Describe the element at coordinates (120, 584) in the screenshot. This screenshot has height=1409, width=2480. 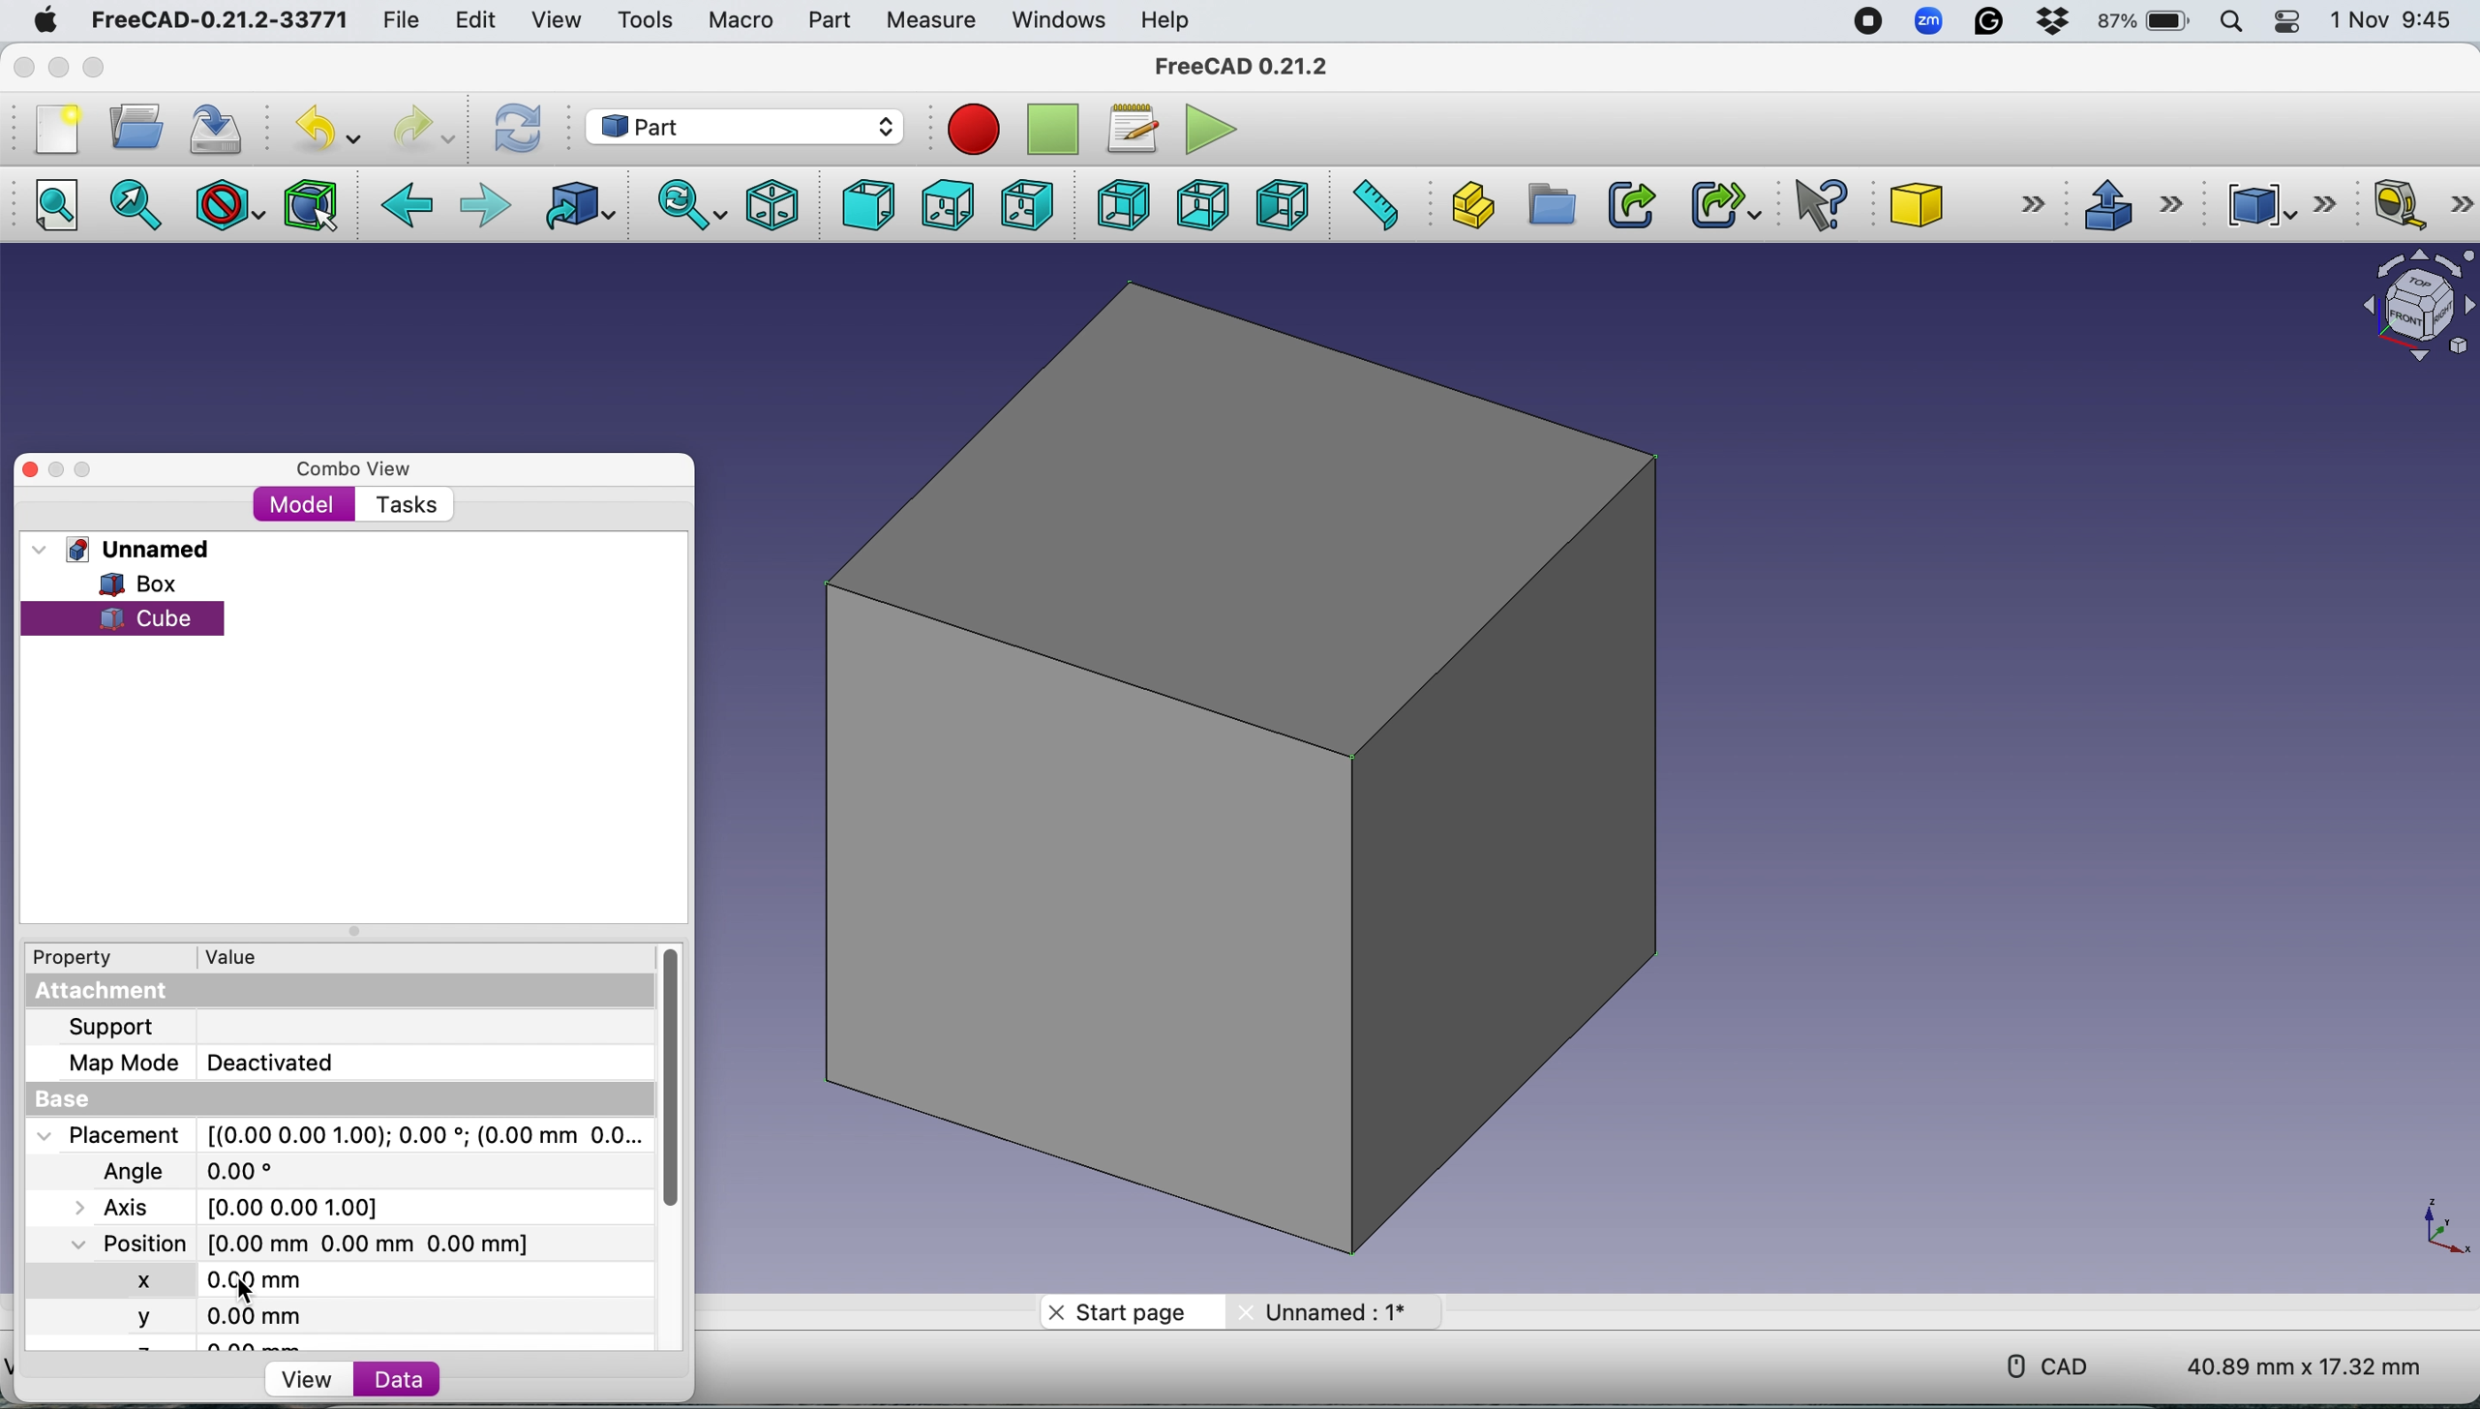
I see `Box` at that location.